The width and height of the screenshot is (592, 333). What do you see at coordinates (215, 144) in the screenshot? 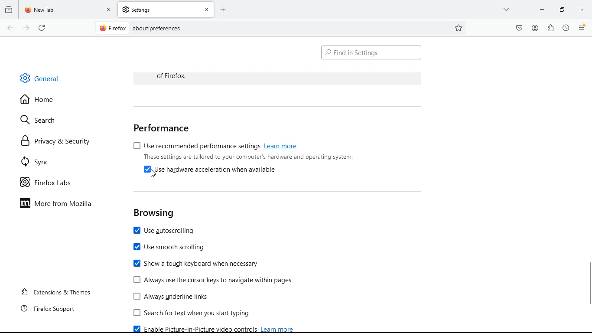
I see `use recommended performance settings` at bounding box center [215, 144].